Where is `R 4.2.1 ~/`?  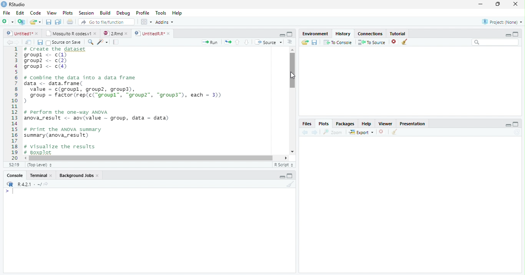 R 4.2.1 ~/ is located at coordinates (30, 184).